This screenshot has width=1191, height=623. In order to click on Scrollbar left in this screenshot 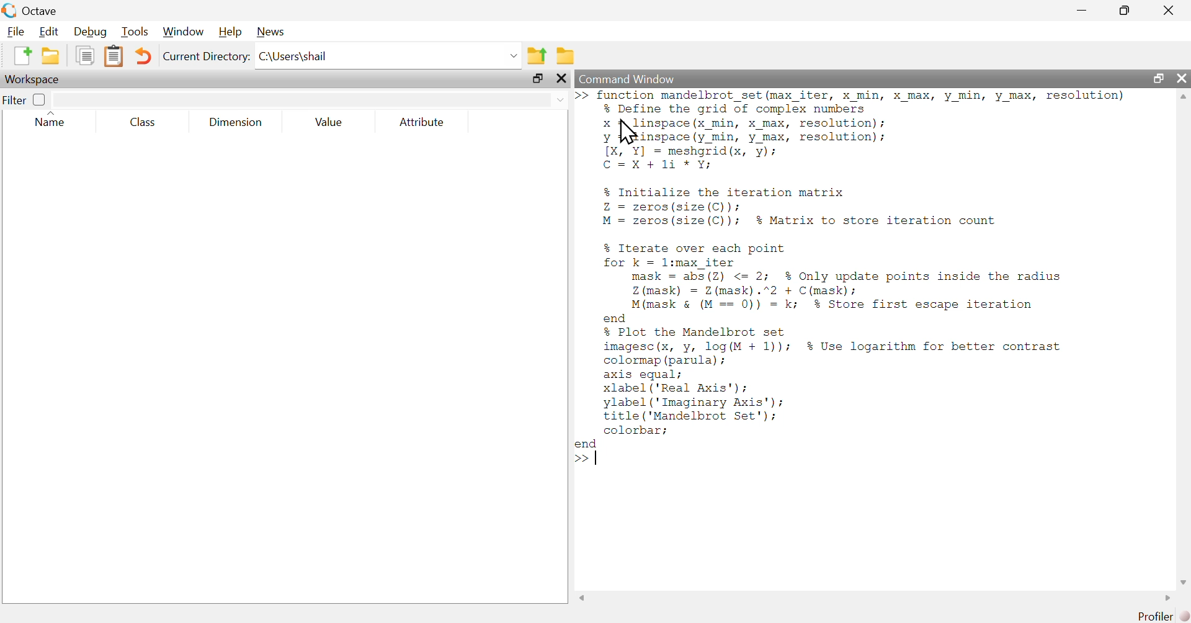, I will do `click(583, 597)`.